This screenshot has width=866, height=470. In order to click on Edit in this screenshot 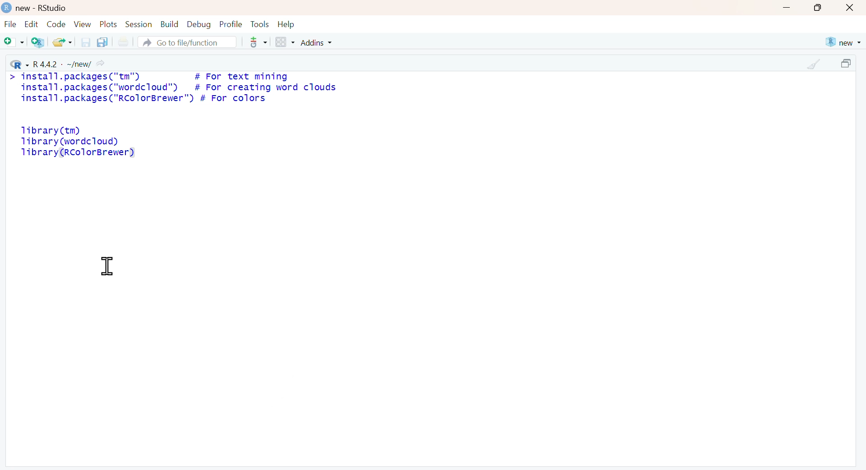, I will do `click(31, 24)`.